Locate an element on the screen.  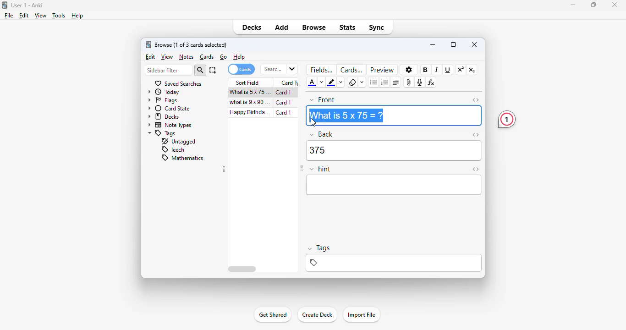
editor is located at coordinates (394, 185).